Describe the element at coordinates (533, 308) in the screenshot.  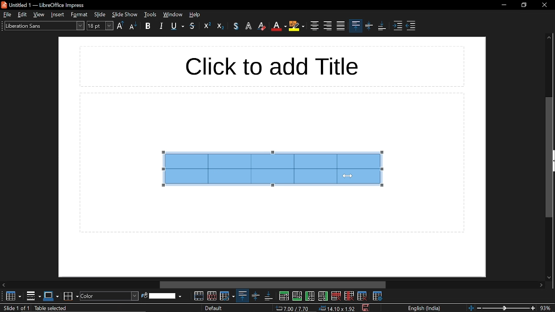
I see `zoom in` at that location.